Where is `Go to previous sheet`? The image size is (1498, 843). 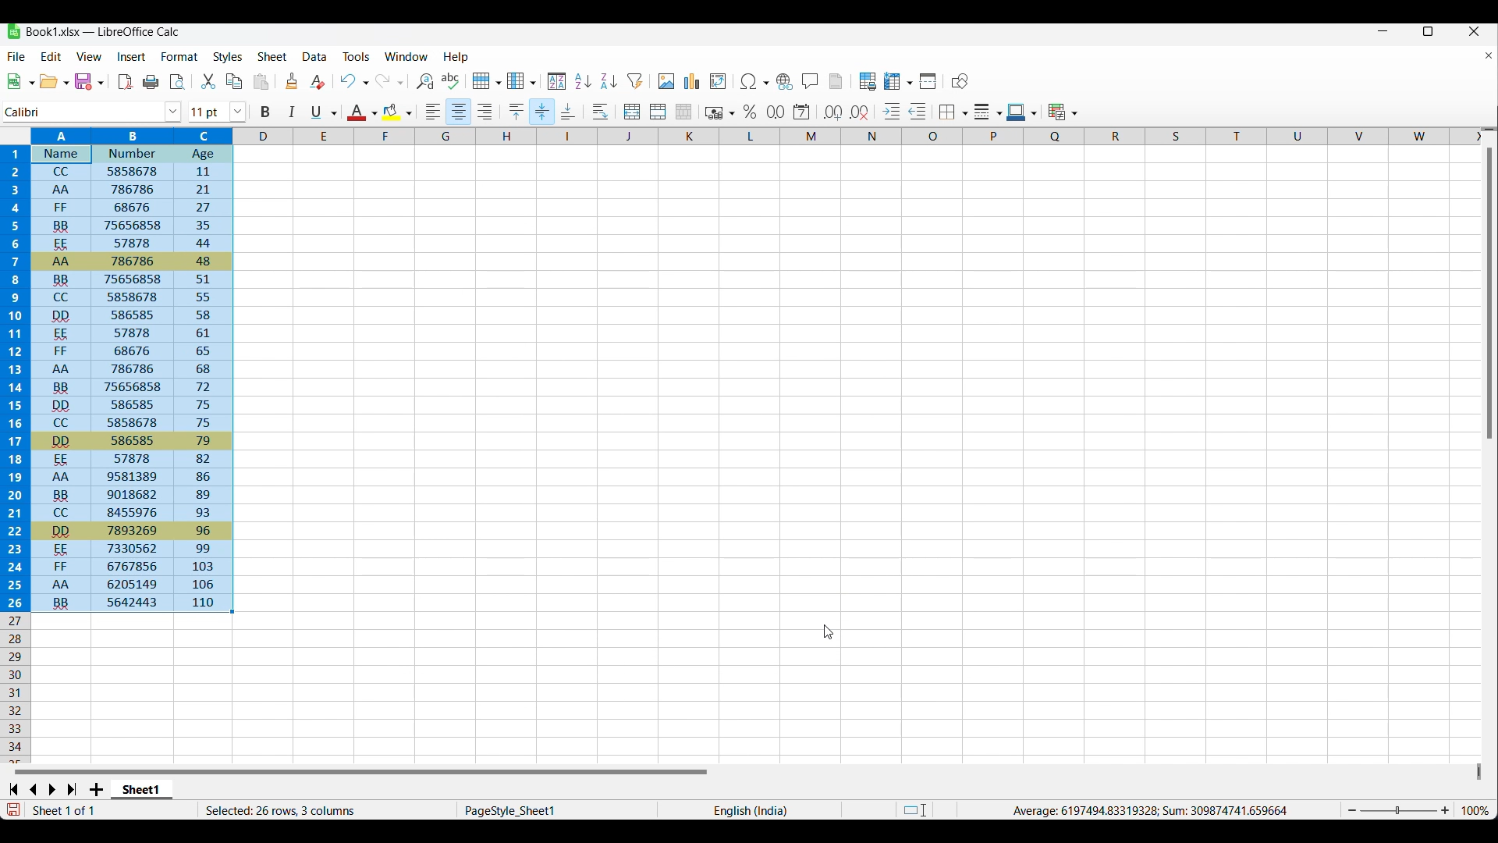 Go to previous sheet is located at coordinates (33, 790).